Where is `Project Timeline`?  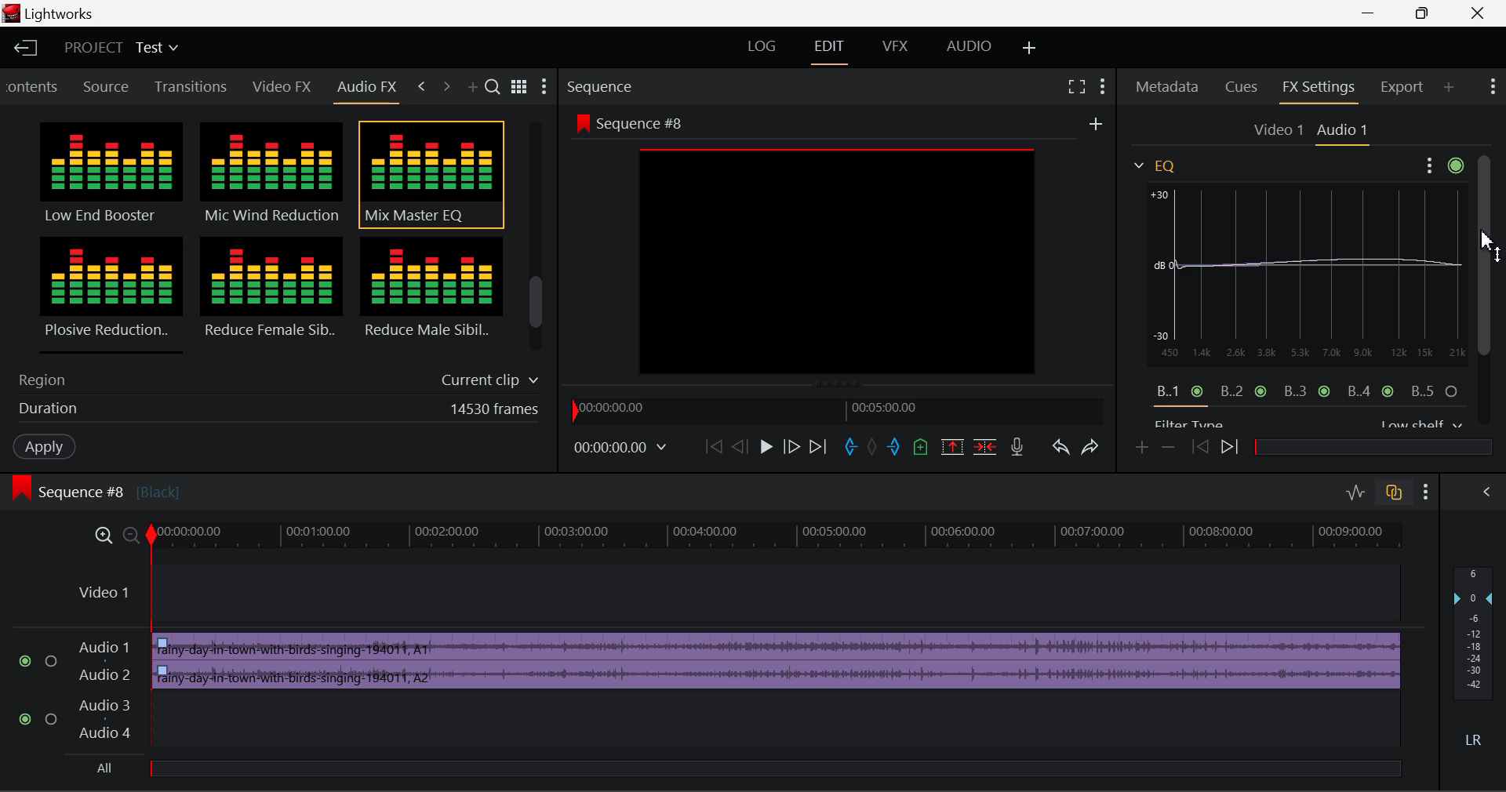 Project Timeline is located at coordinates (780, 537).